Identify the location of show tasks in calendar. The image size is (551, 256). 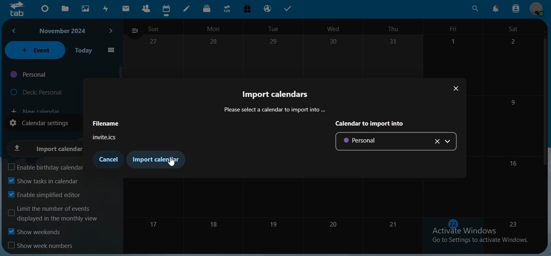
(43, 181).